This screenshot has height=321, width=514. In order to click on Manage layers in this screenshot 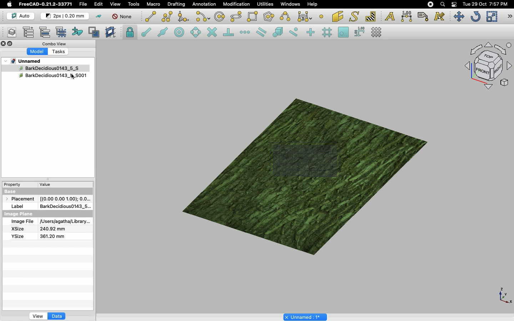, I will do `click(9, 33)`.